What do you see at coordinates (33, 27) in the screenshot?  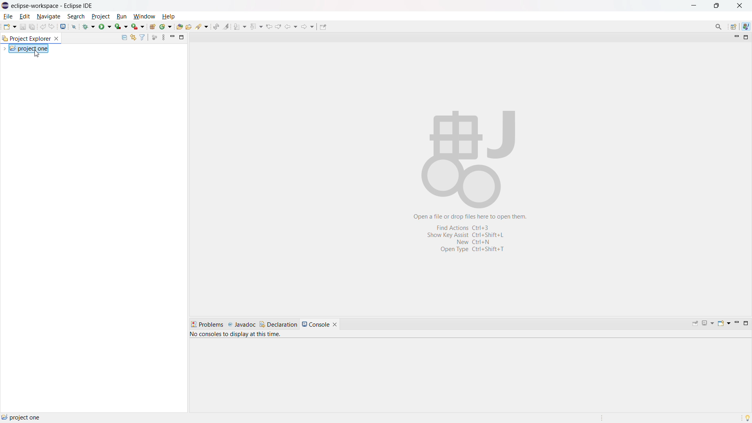 I see `save all` at bounding box center [33, 27].